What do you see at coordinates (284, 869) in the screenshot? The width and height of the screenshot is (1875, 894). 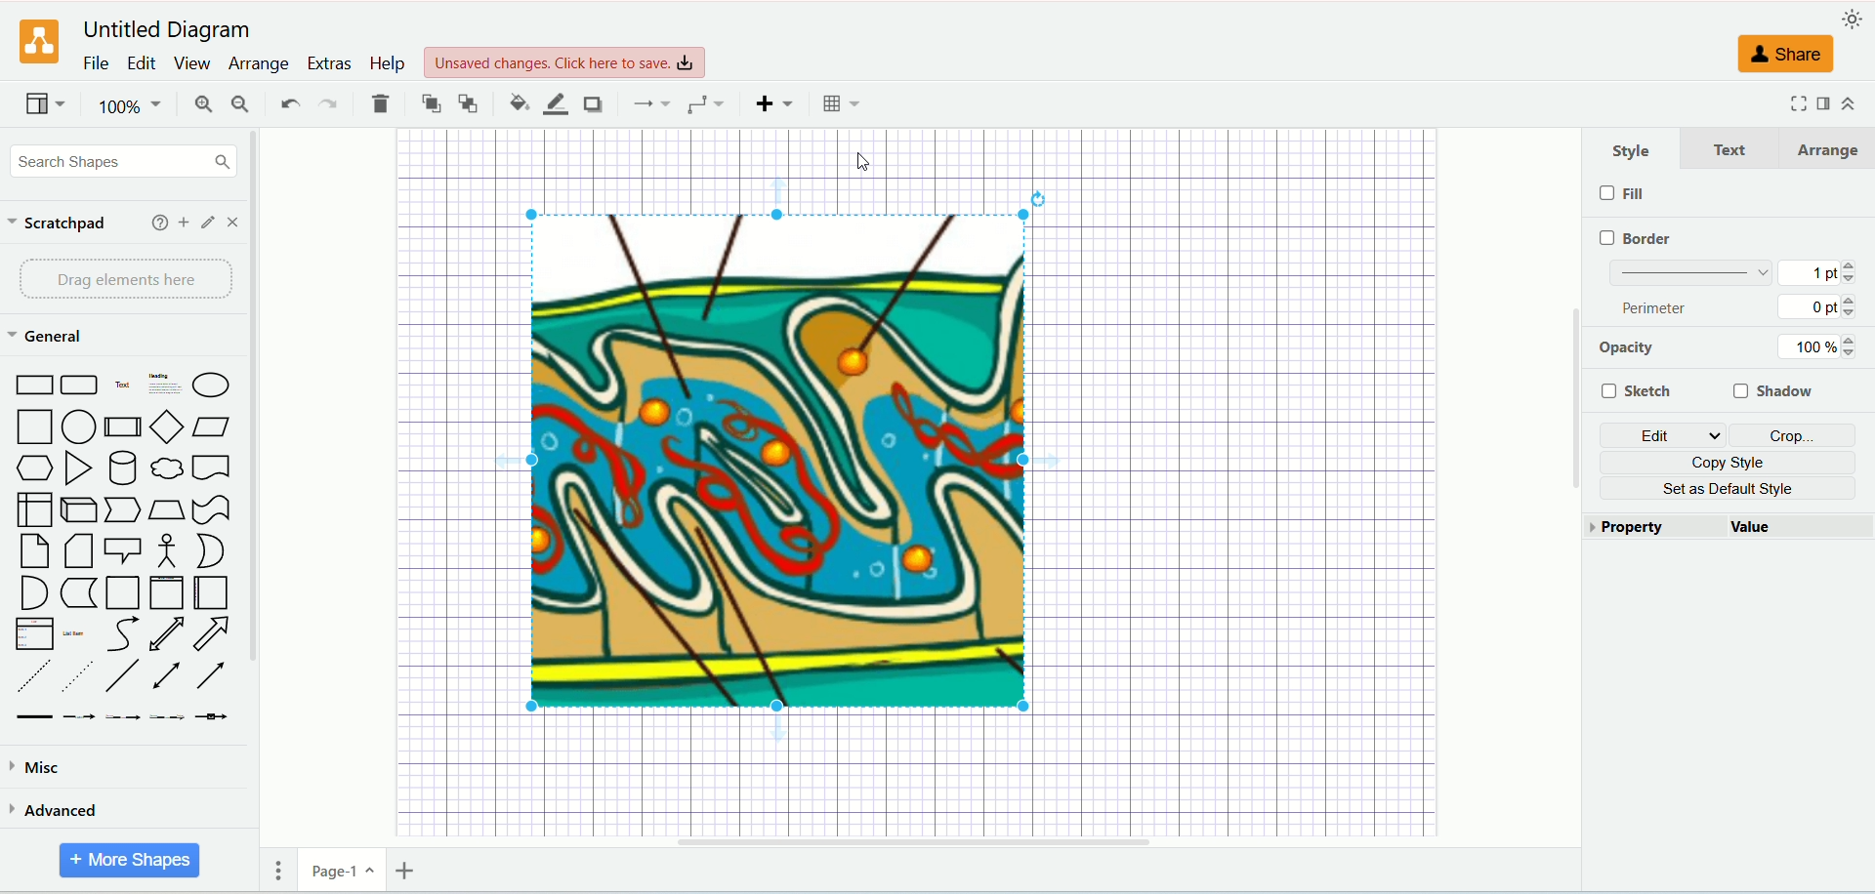 I see `pages` at bounding box center [284, 869].